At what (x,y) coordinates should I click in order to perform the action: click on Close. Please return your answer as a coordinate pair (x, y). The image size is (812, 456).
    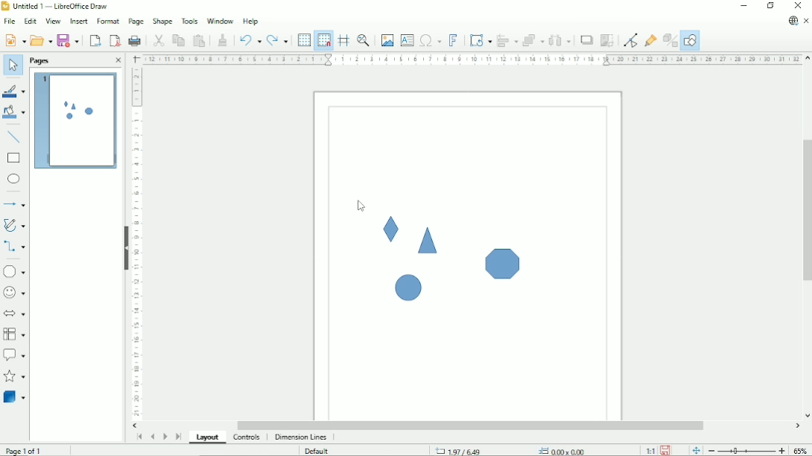
    Looking at the image, I should click on (116, 60).